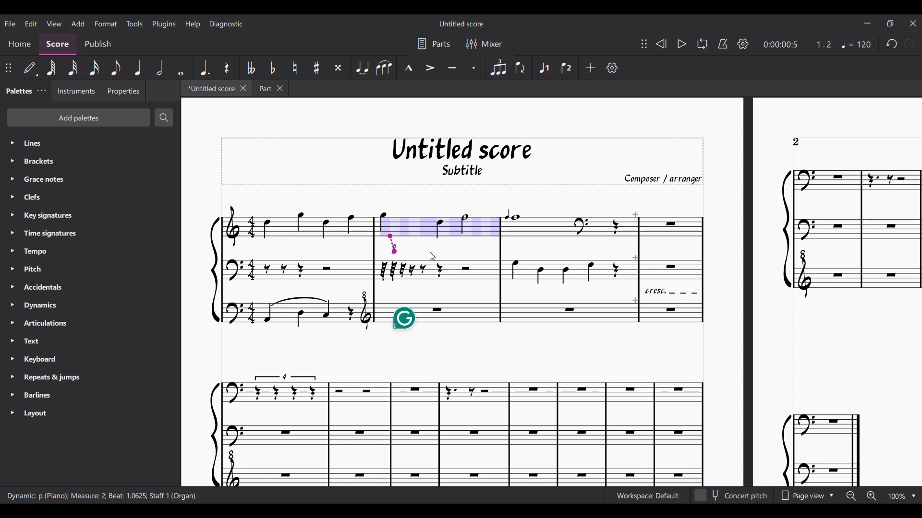  Describe the element at coordinates (31, 23) in the screenshot. I see `Edit menu` at that location.